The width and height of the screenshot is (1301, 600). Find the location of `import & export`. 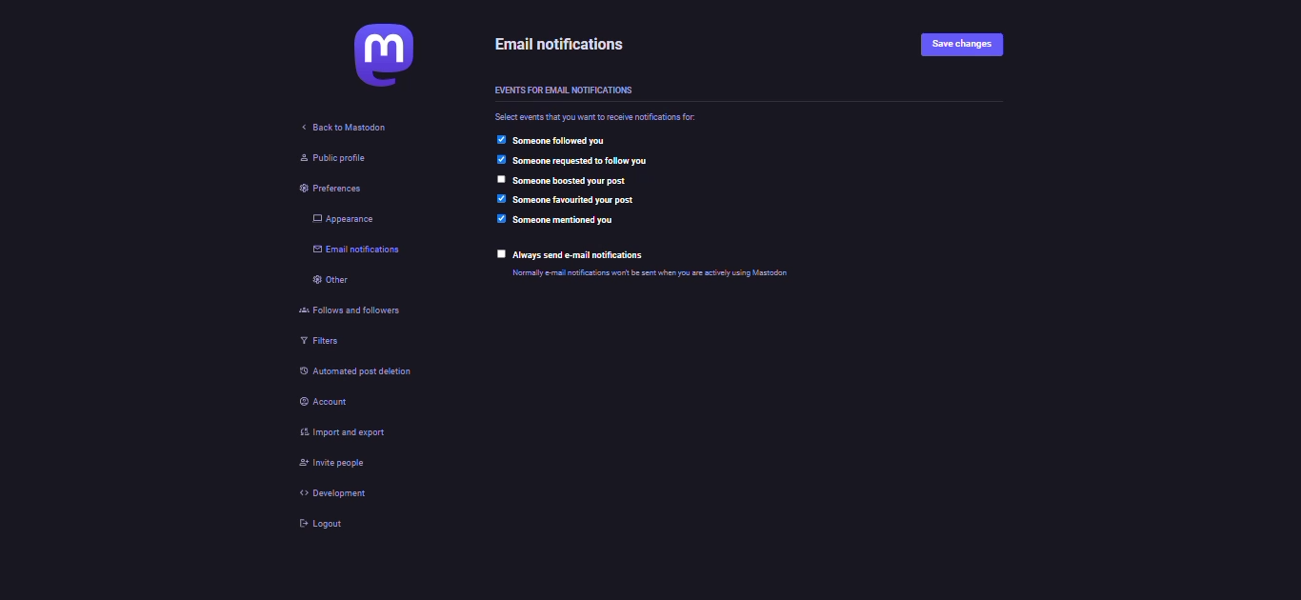

import & export is located at coordinates (347, 432).